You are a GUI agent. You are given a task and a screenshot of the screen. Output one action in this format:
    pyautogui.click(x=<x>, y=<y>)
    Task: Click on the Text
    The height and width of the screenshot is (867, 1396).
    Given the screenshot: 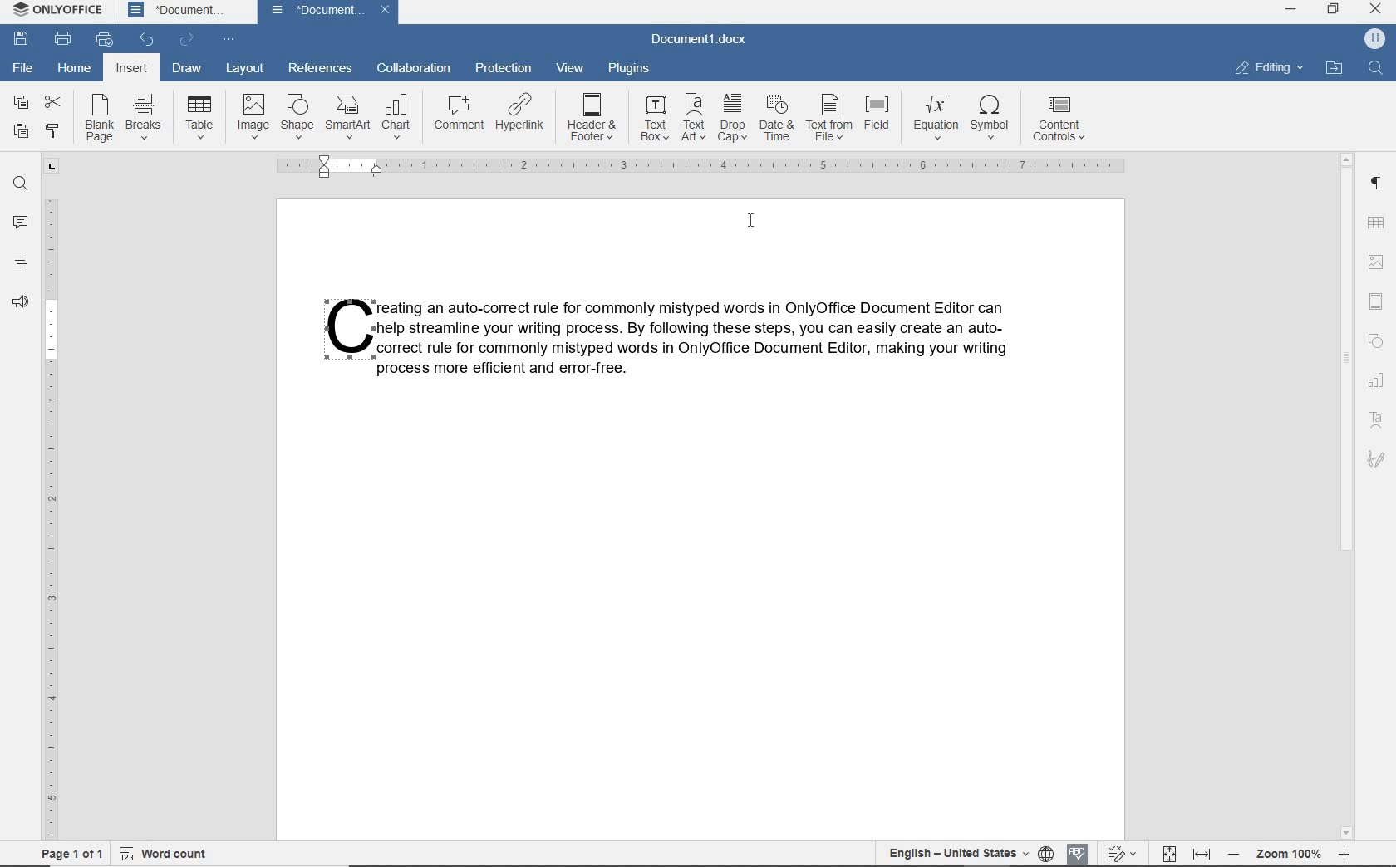 What is the action you would take?
    pyautogui.click(x=702, y=337)
    